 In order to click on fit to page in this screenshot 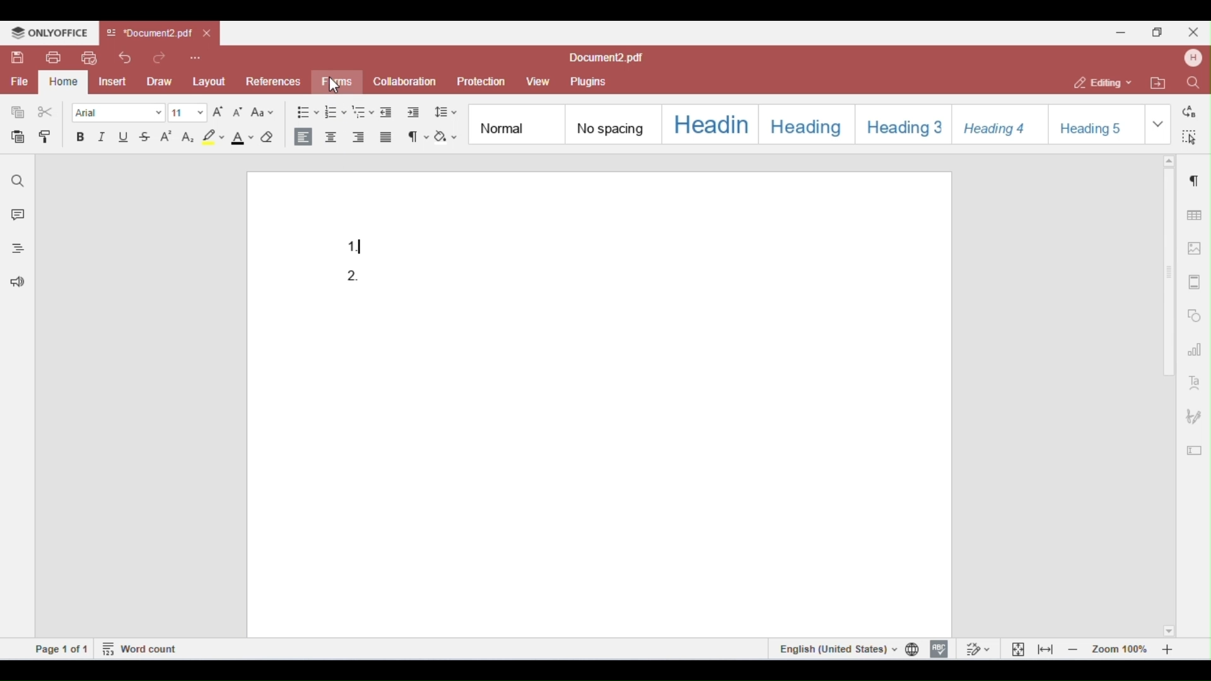, I will do `click(1019, 648)`.